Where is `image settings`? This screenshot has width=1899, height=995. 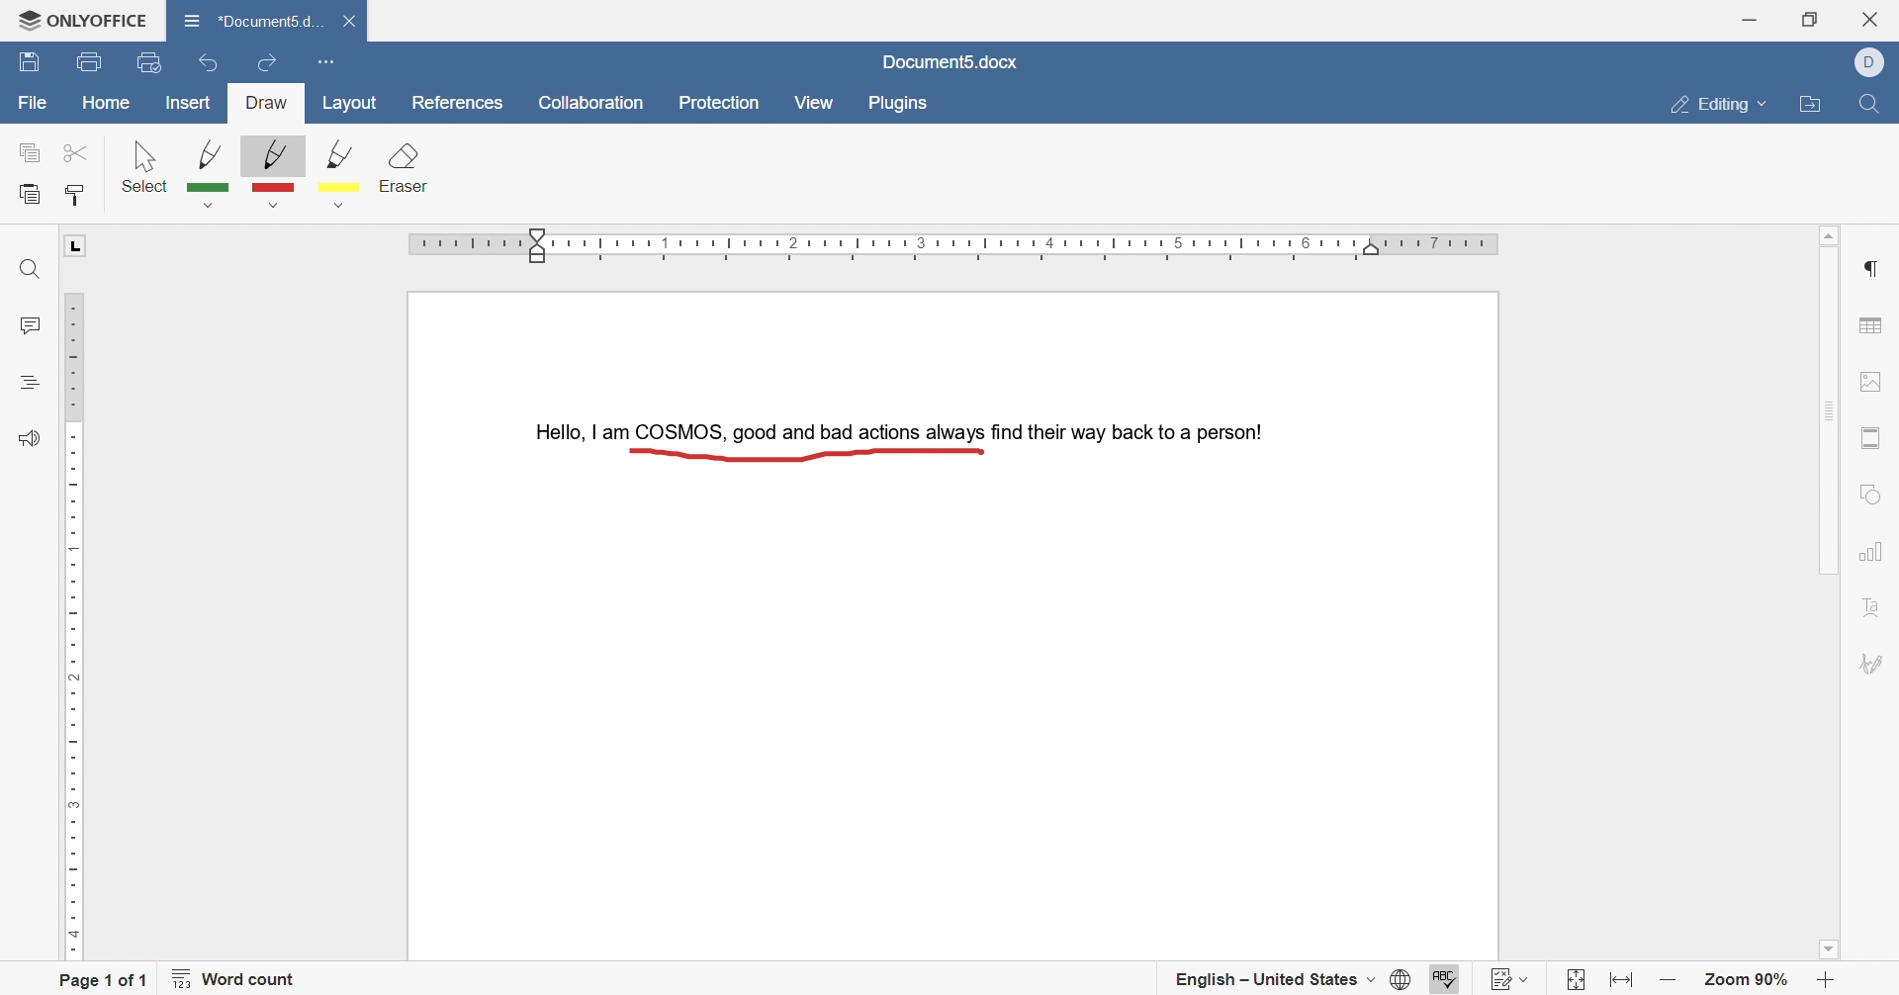 image settings is located at coordinates (1880, 380).